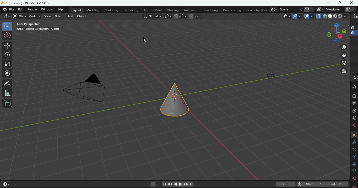 This screenshot has height=188, width=358. Describe the element at coordinates (8, 64) in the screenshot. I see `Scale` at that location.